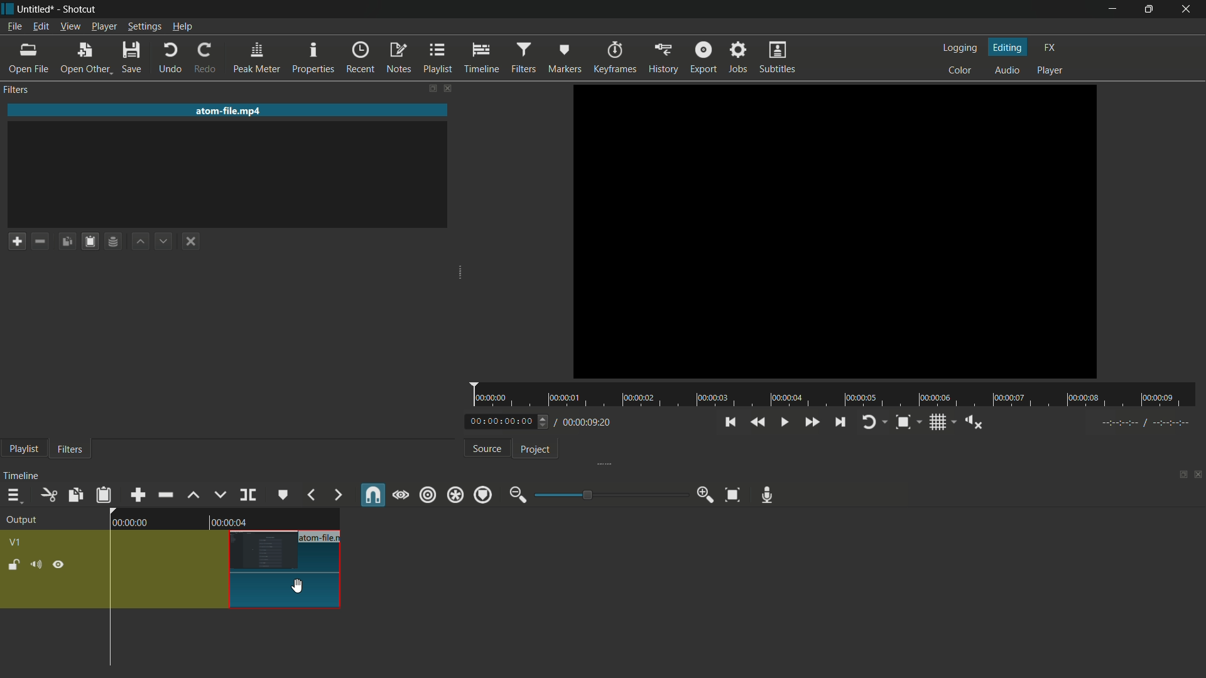  I want to click on output, so click(21, 520).